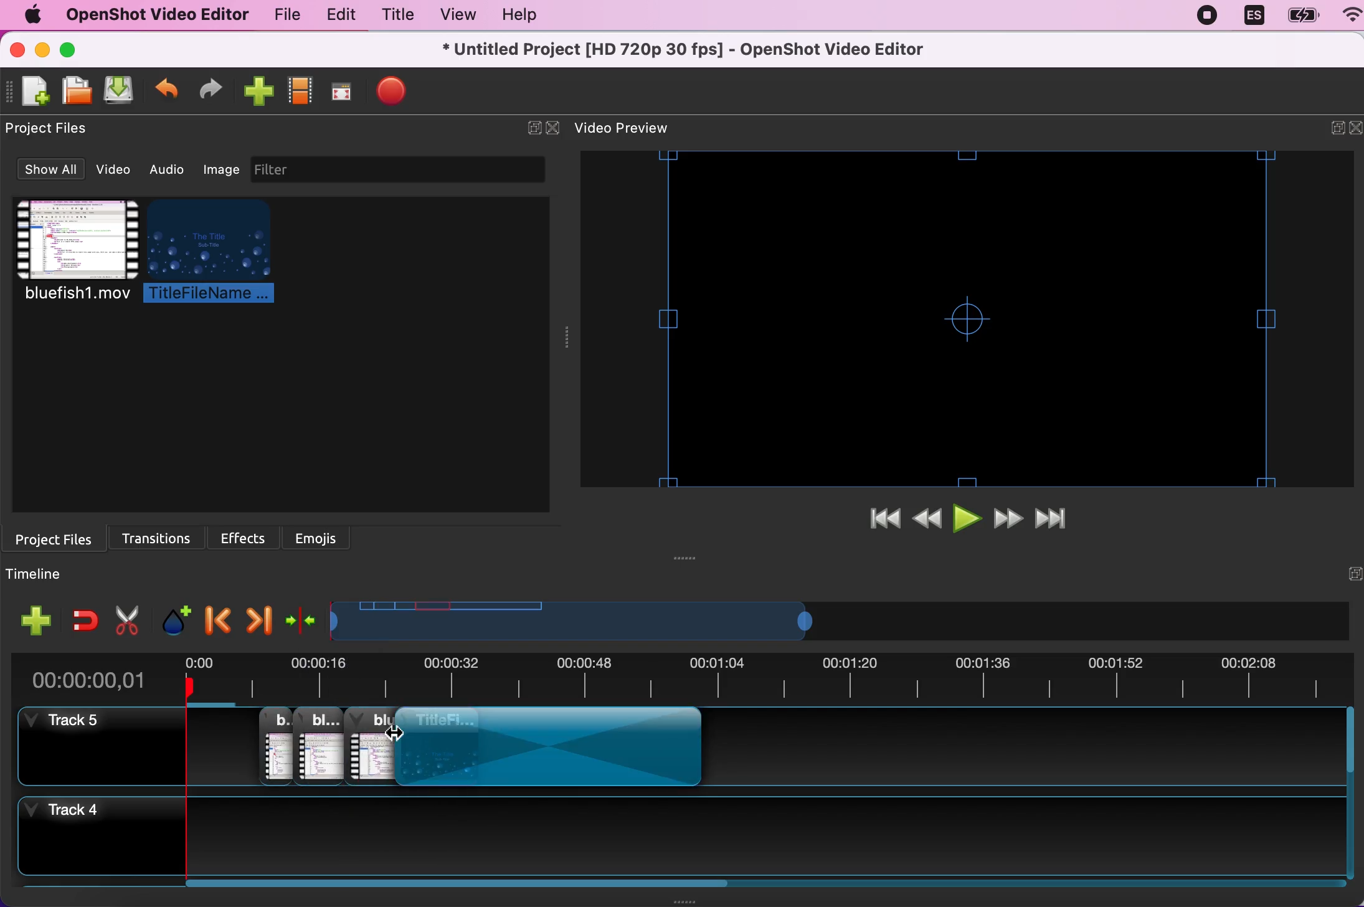 This screenshot has width=1364, height=907. I want to click on expand/hide, so click(530, 129).